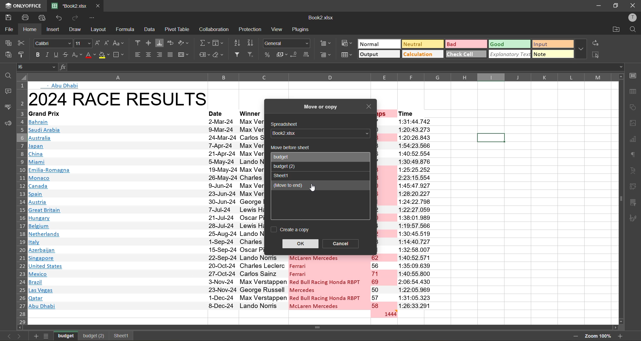 Image resolution: width=641 pixels, height=341 pixels. I want to click on align middle, so click(148, 44).